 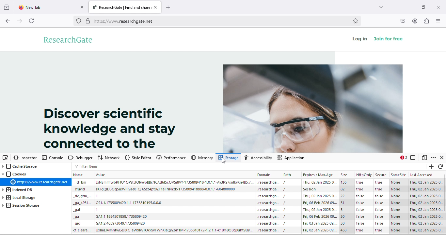 What do you see at coordinates (427, 230) in the screenshot?
I see `date` at bounding box center [427, 230].